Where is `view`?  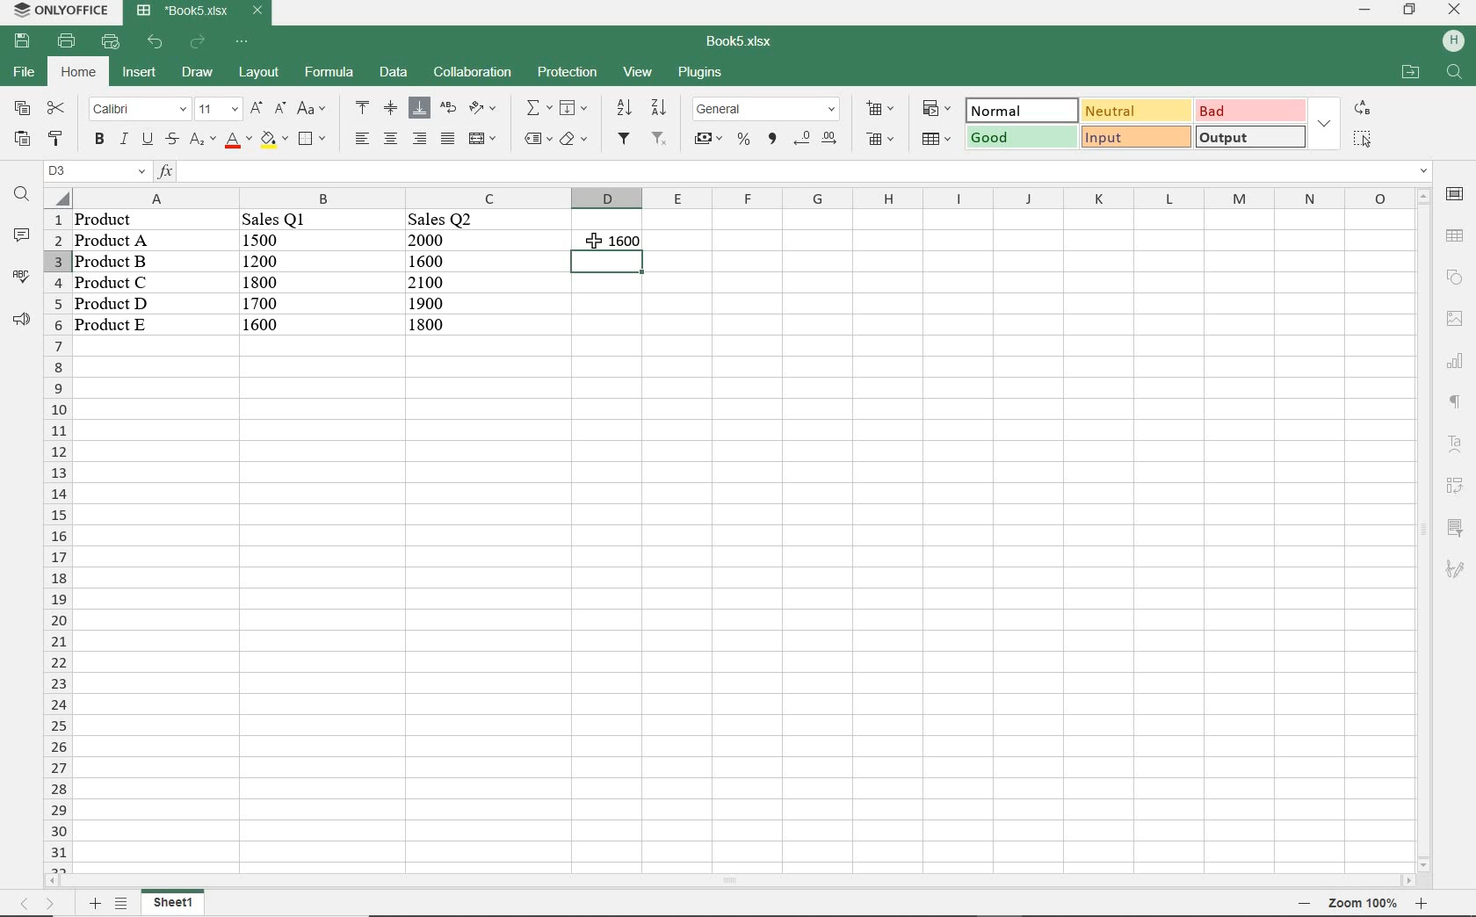
view is located at coordinates (638, 72).